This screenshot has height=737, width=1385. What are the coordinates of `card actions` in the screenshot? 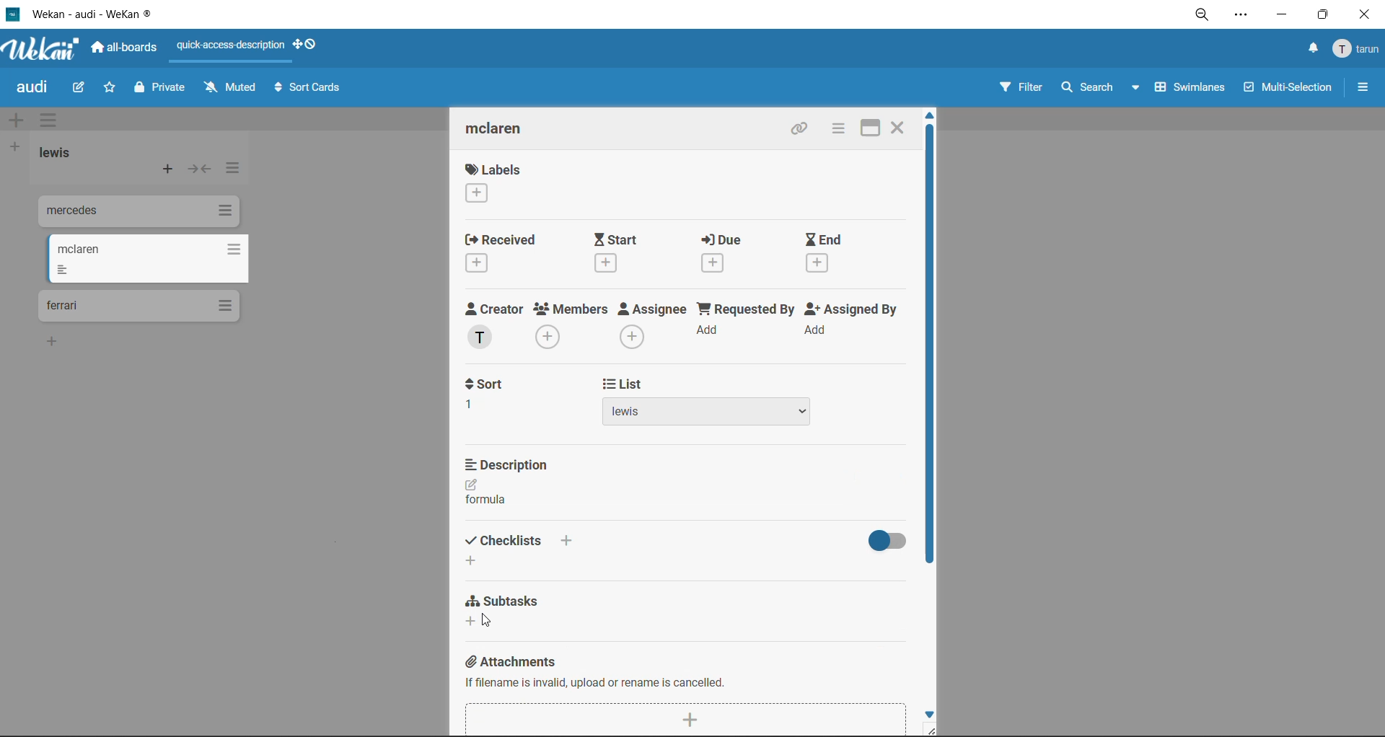 It's located at (837, 128).